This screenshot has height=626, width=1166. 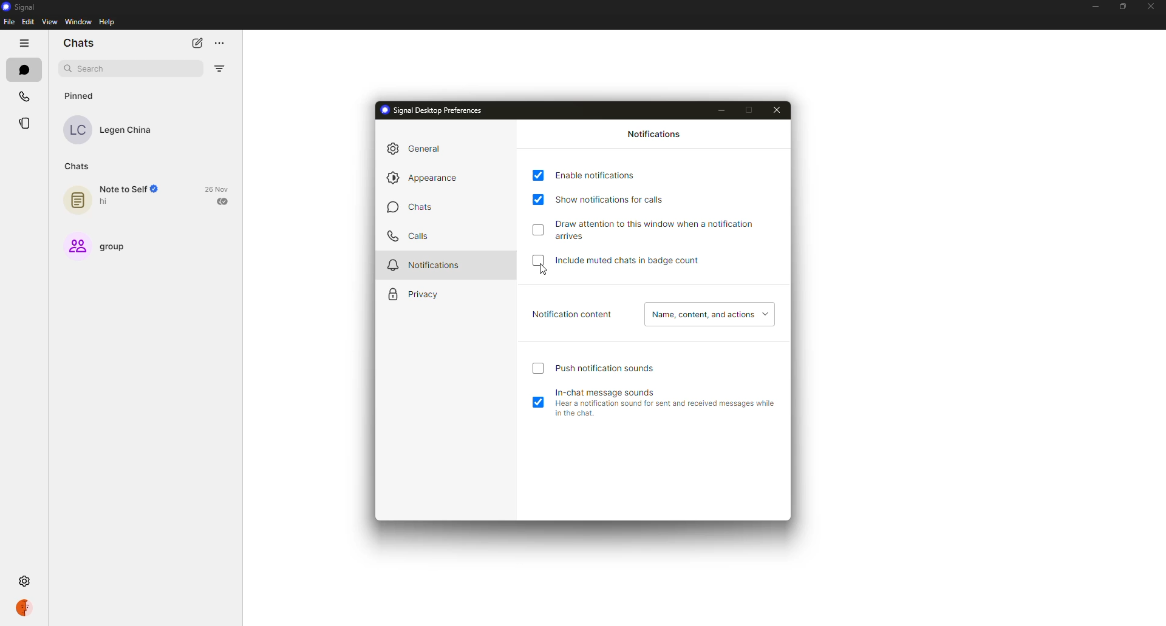 I want to click on name, content, actions, so click(x=707, y=314).